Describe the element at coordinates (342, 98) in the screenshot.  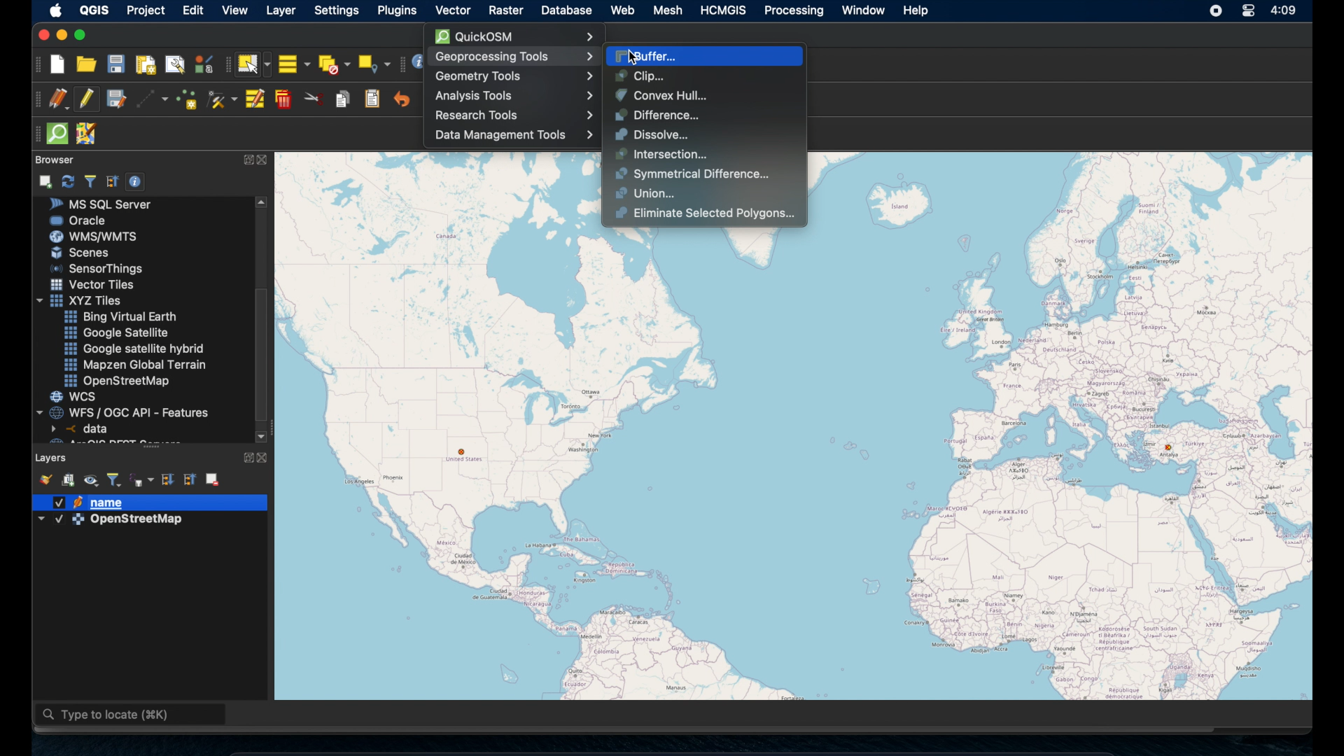
I see `copy features` at that location.